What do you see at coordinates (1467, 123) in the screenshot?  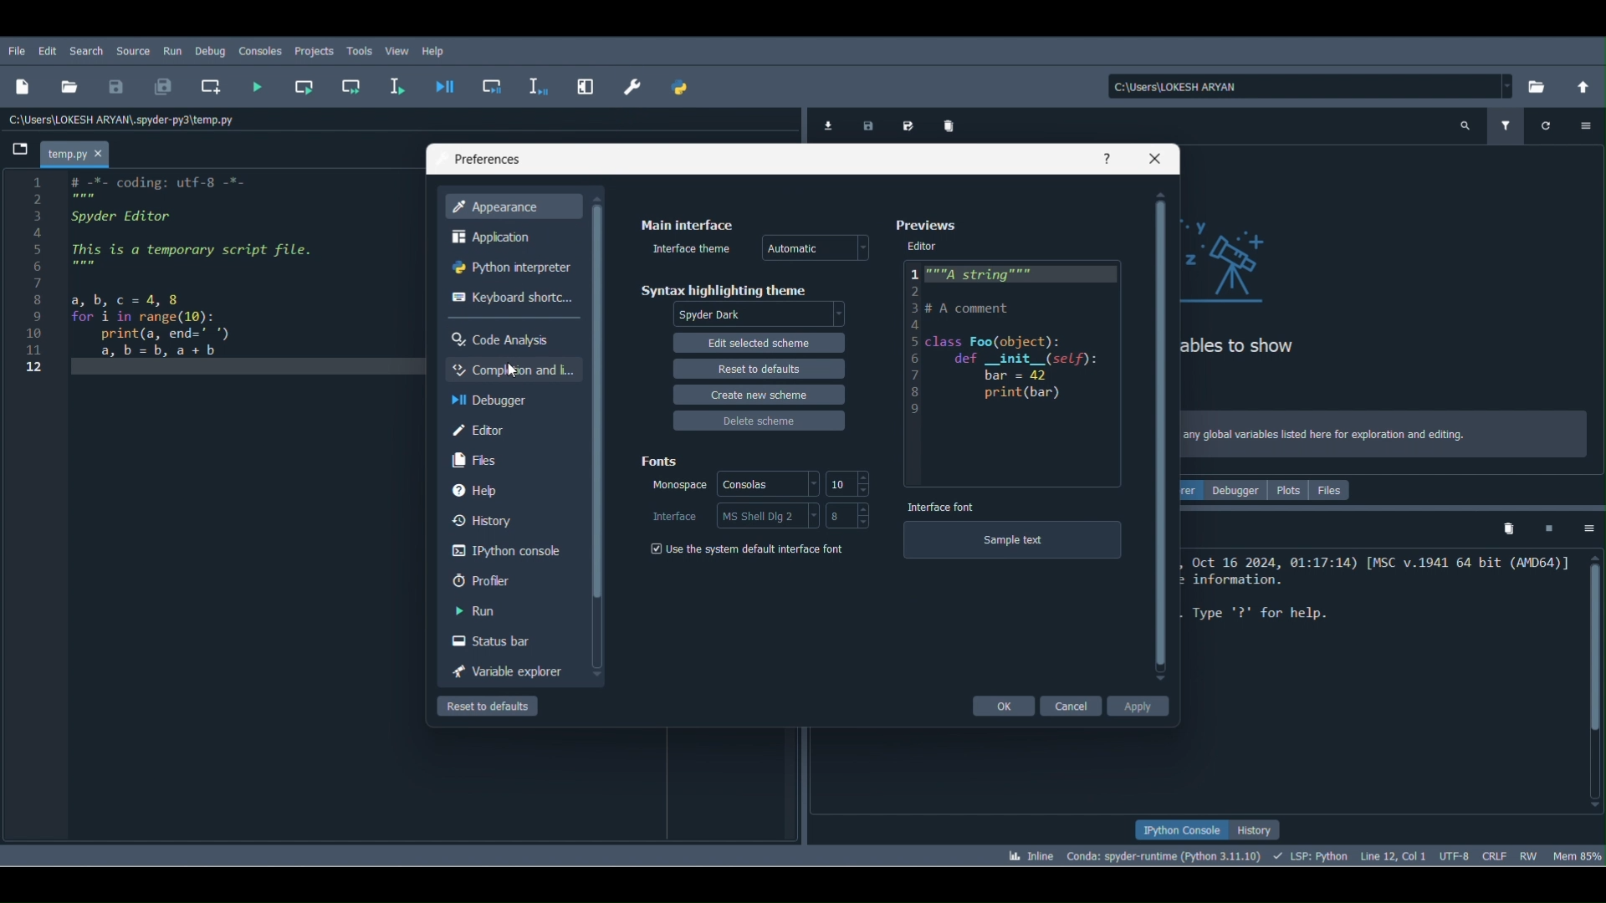 I see `search variables ` at bounding box center [1467, 123].